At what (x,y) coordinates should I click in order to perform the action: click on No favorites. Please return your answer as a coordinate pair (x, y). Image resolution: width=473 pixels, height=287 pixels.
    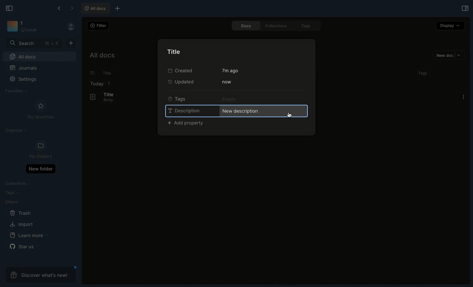
    Looking at the image, I should click on (41, 110).